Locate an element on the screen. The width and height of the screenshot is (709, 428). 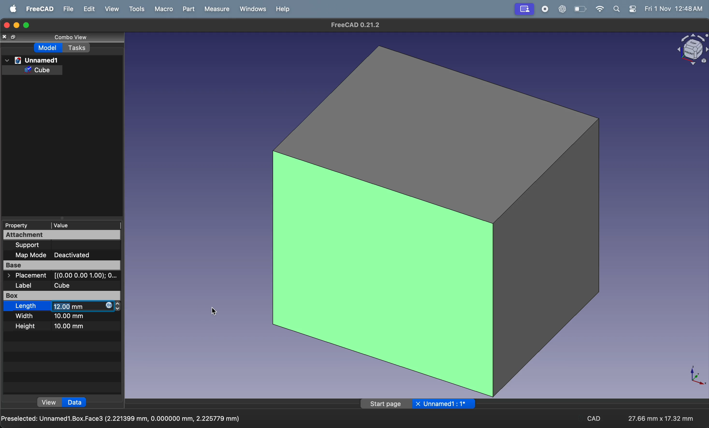
apple menu is located at coordinates (12, 9).